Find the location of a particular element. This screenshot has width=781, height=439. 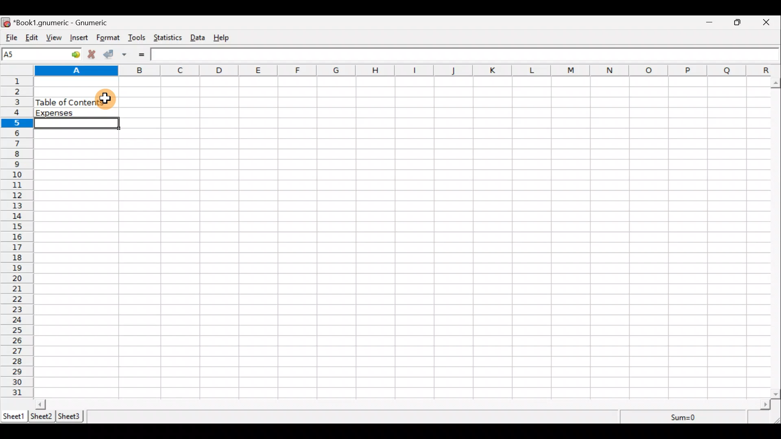

alphabets row is located at coordinates (397, 71).